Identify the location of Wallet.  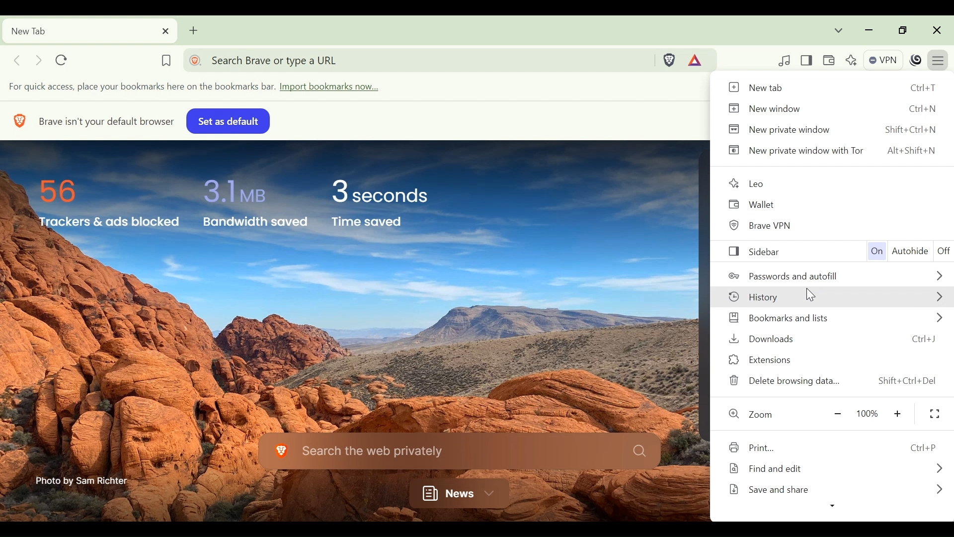
(830, 60).